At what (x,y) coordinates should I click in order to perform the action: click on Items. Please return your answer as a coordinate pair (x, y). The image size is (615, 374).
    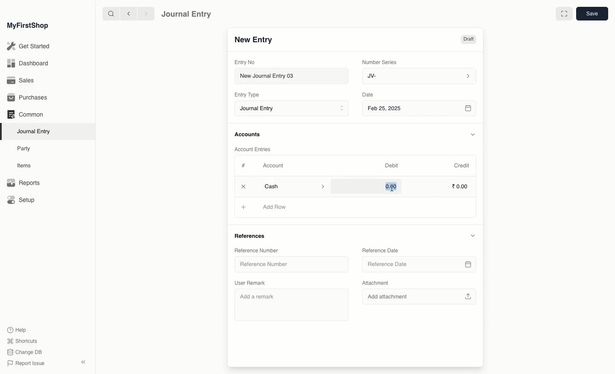
    Looking at the image, I should click on (26, 166).